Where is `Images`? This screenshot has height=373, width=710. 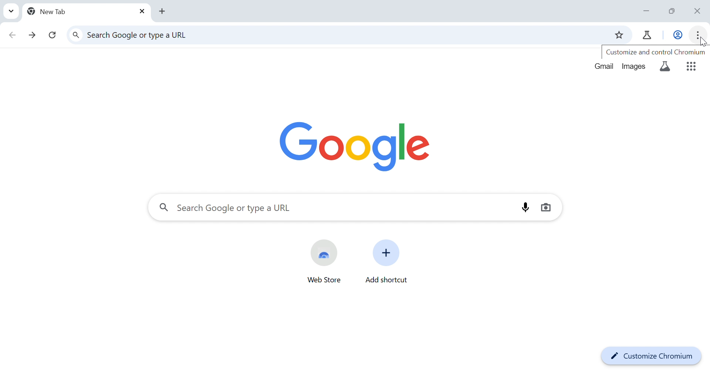 Images is located at coordinates (635, 66).